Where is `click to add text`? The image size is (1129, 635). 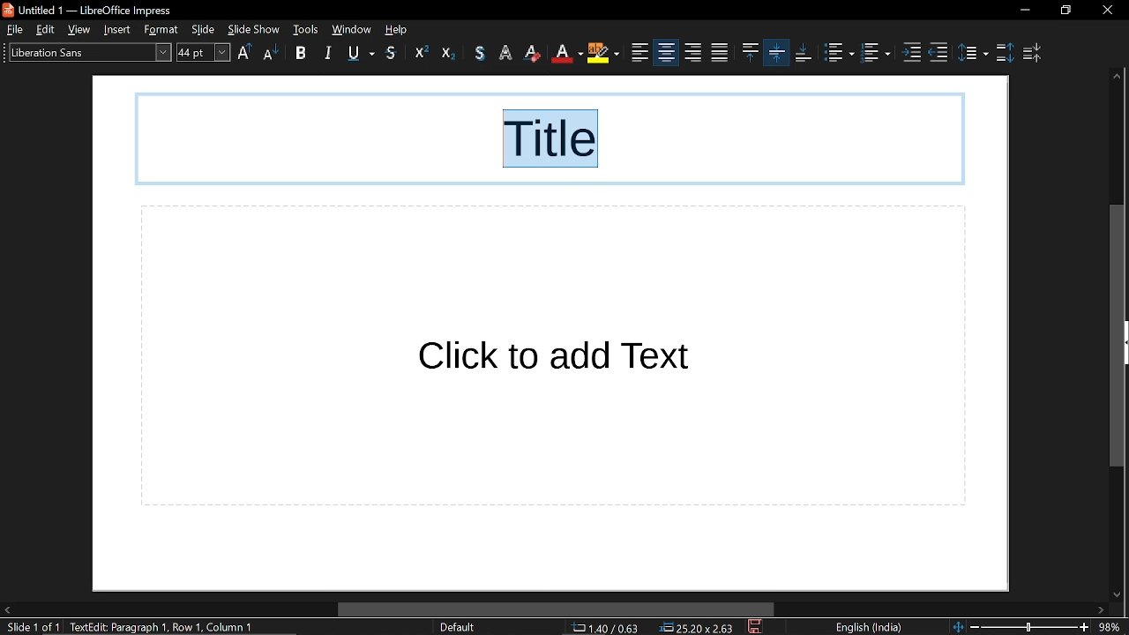 click to add text is located at coordinates (553, 356).